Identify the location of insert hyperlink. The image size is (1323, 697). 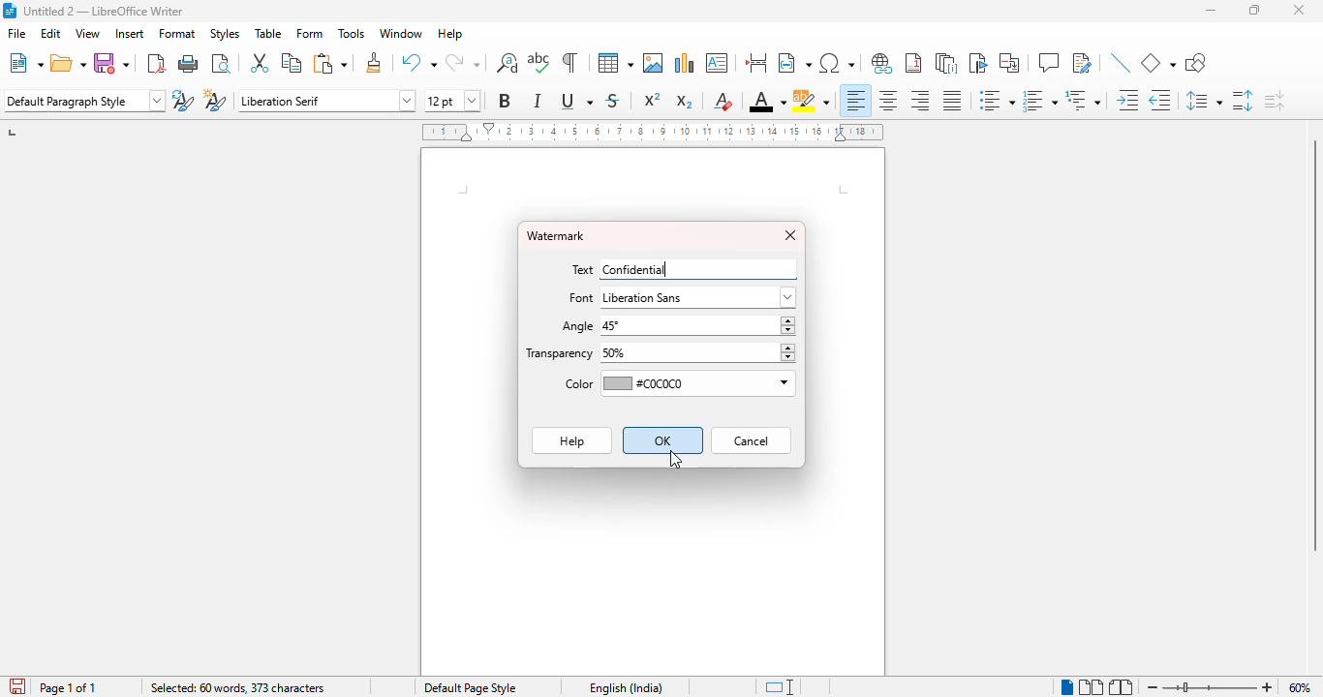
(882, 63).